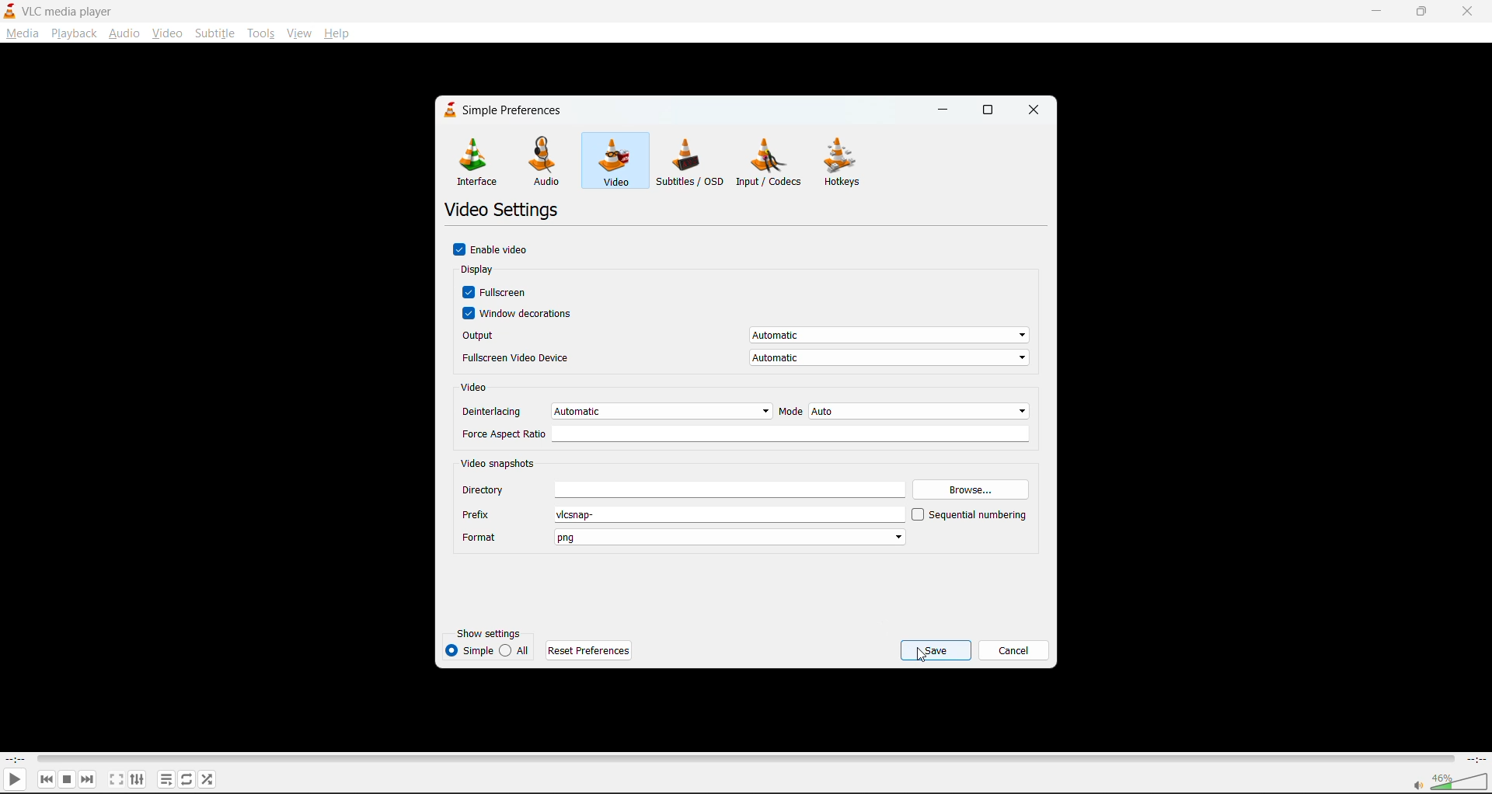 The height and width of the screenshot is (794, 1492). Describe the element at coordinates (745, 434) in the screenshot. I see `force aspect ratio` at that location.